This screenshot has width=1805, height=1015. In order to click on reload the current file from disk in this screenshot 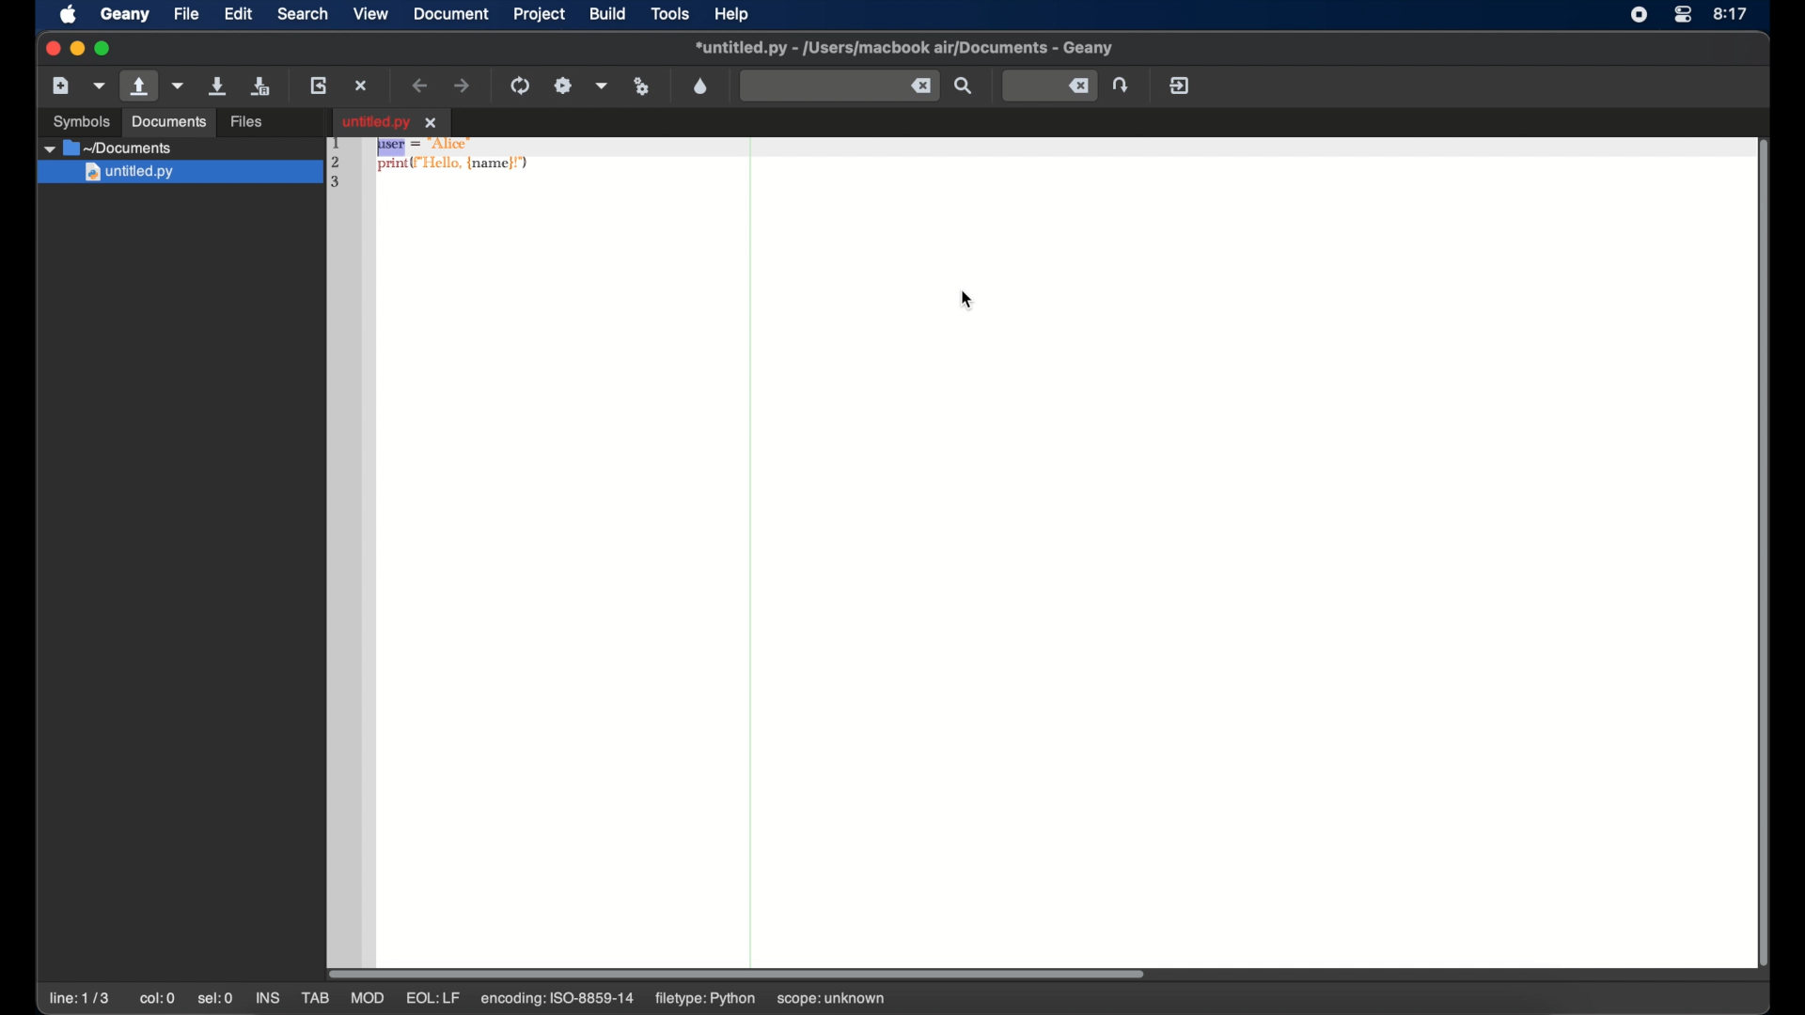, I will do `click(318, 85)`.